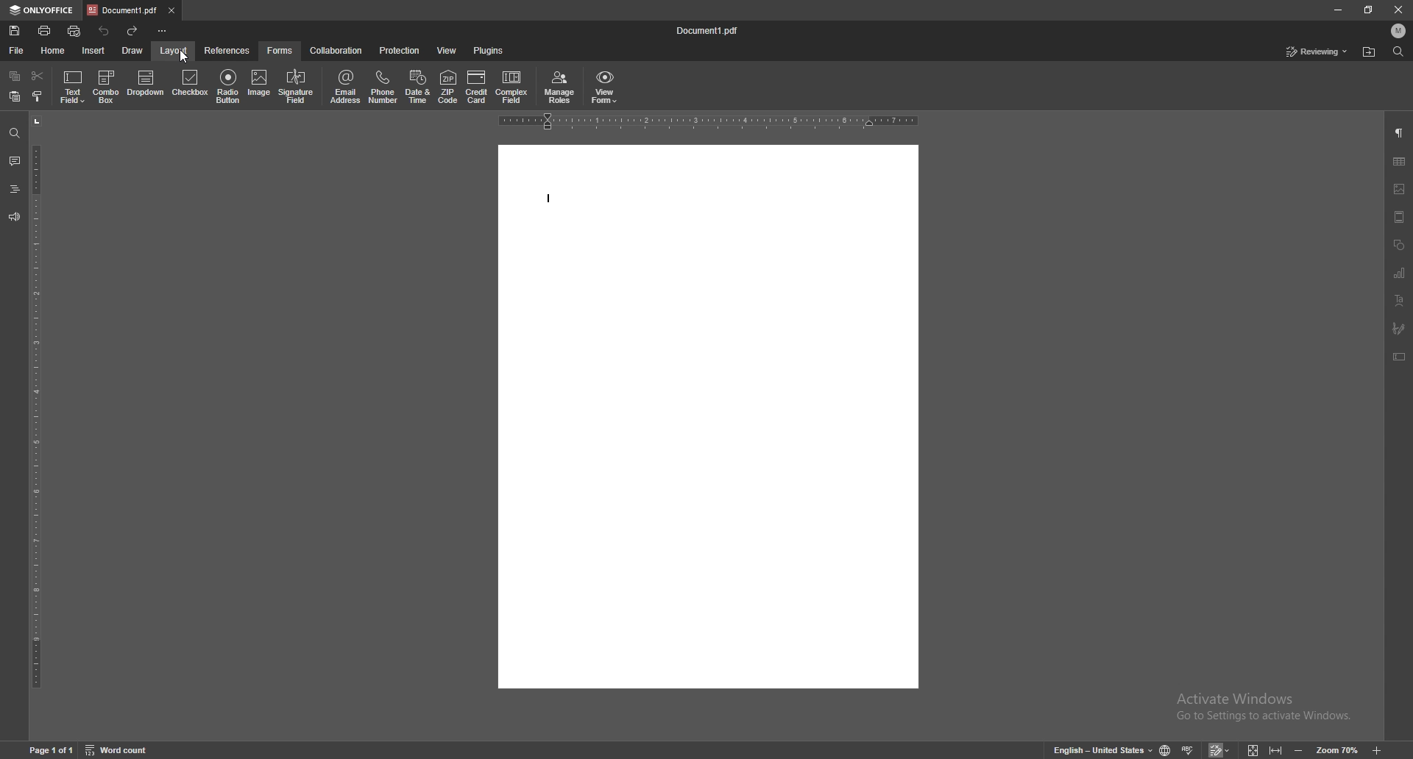 The width and height of the screenshot is (1413, 759). What do you see at coordinates (476, 87) in the screenshot?
I see `credit card` at bounding box center [476, 87].